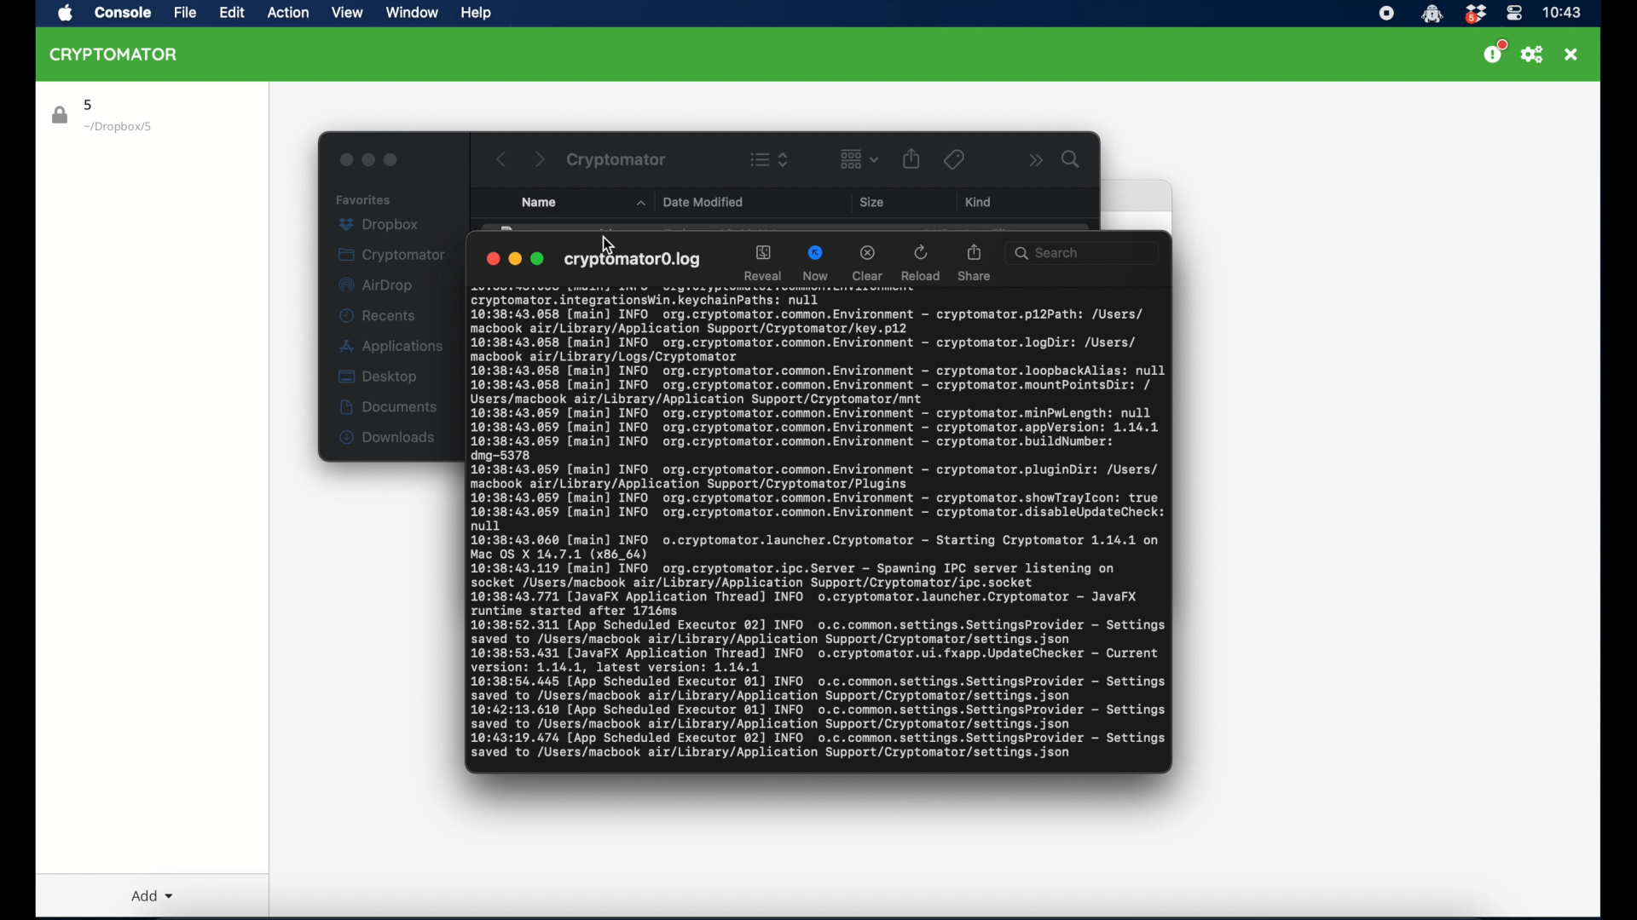 This screenshot has width=1637, height=920. Describe the element at coordinates (866, 276) in the screenshot. I see `clear` at that location.